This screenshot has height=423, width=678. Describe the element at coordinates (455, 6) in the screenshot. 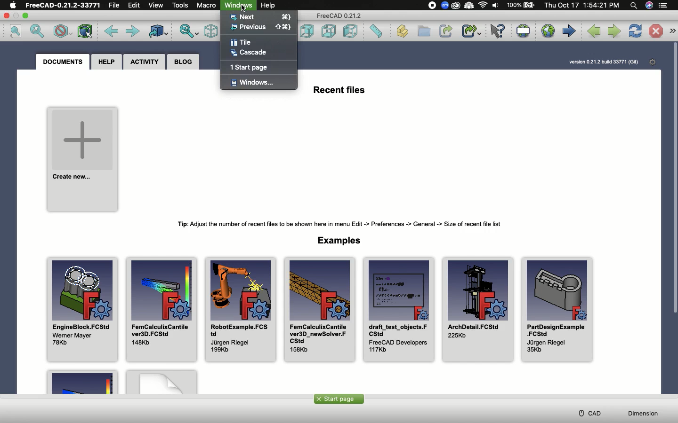

I see `Extension` at that location.